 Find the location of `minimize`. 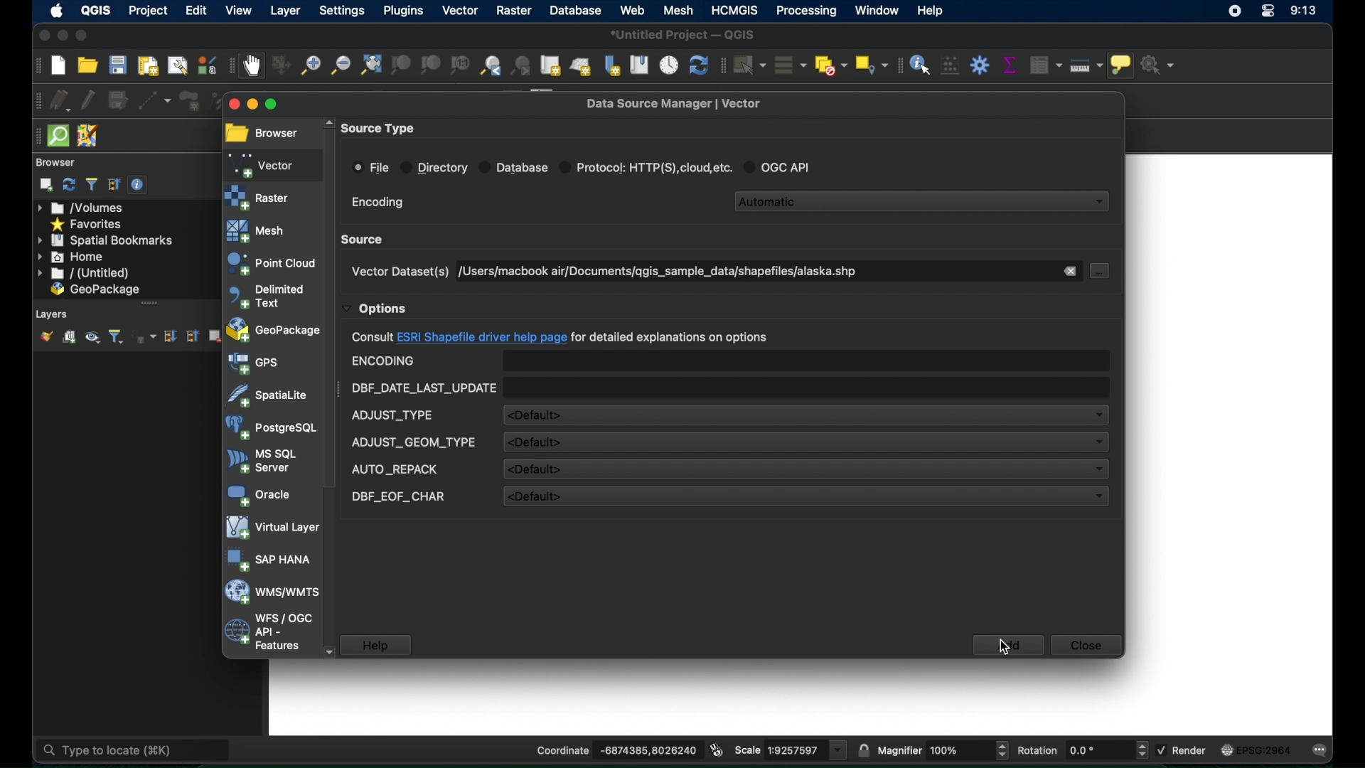

minimize is located at coordinates (254, 105).